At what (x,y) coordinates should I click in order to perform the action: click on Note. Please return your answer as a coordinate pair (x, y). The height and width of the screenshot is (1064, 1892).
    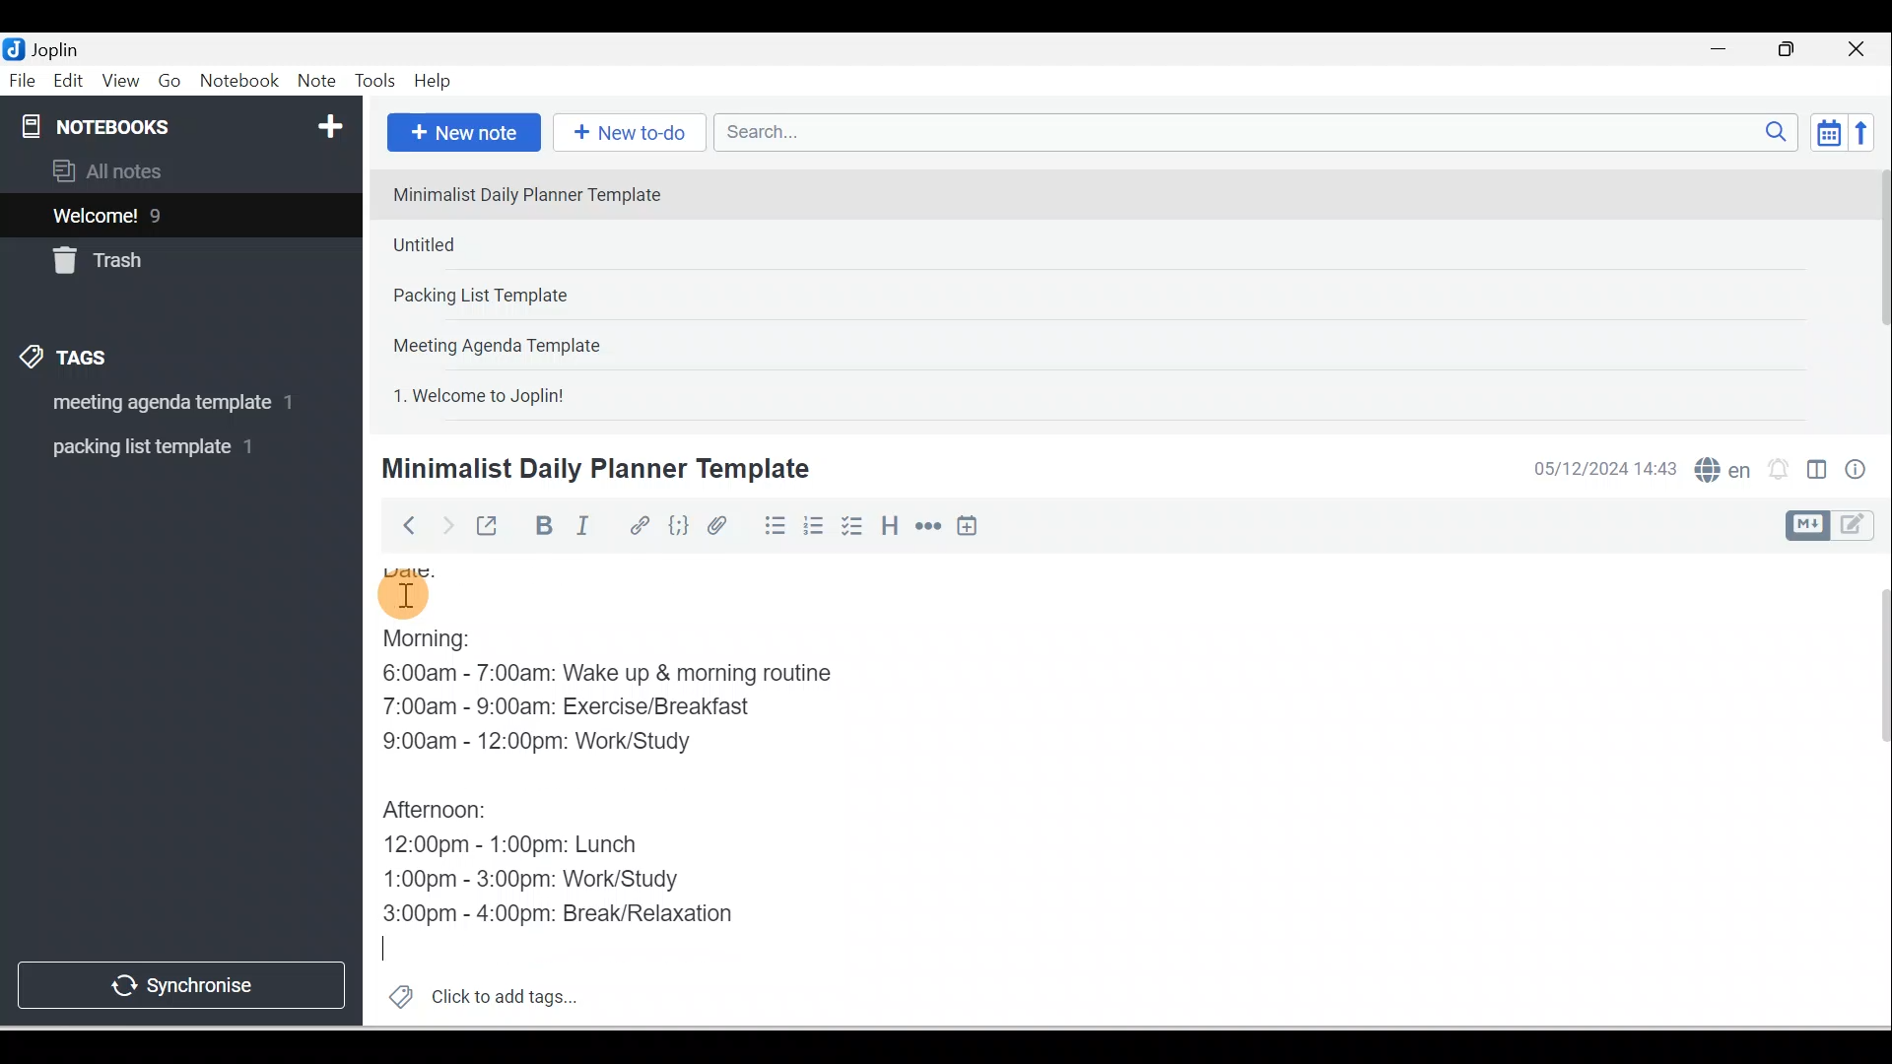
    Looking at the image, I should click on (314, 82).